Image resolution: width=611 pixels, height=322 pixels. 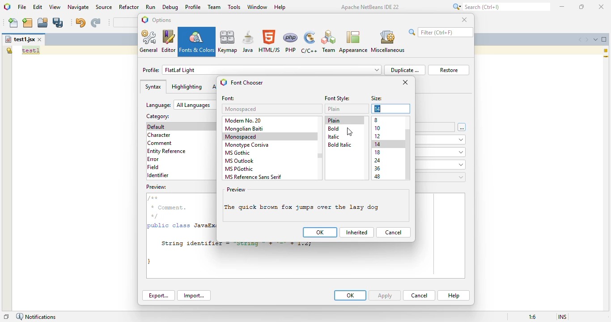 What do you see at coordinates (406, 82) in the screenshot?
I see `close` at bounding box center [406, 82].